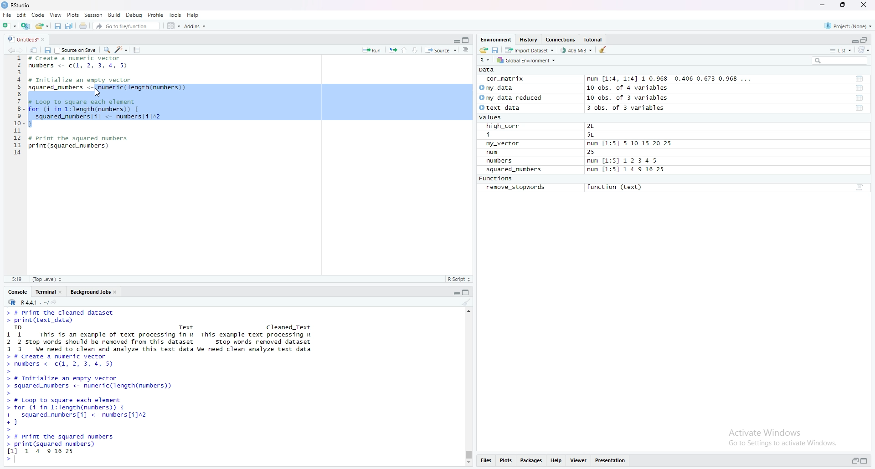 This screenshot has width=875, height=469. I want to click on num [1:5] 1 2 345, so click(625, 161).